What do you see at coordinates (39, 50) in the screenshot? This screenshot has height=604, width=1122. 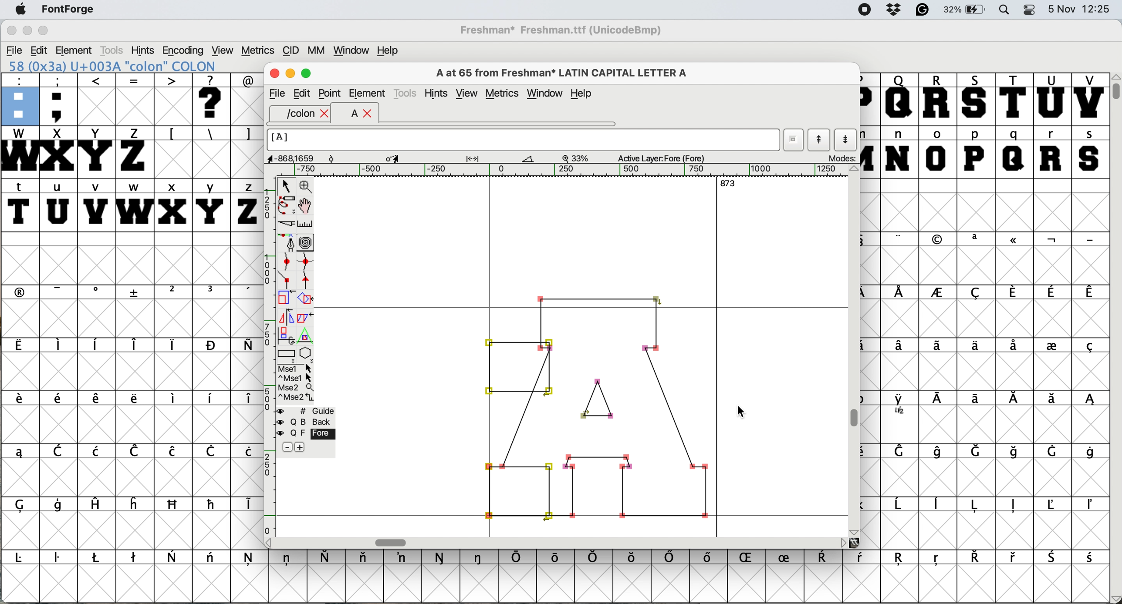 I see `edit` at bounding box center [39, 50].